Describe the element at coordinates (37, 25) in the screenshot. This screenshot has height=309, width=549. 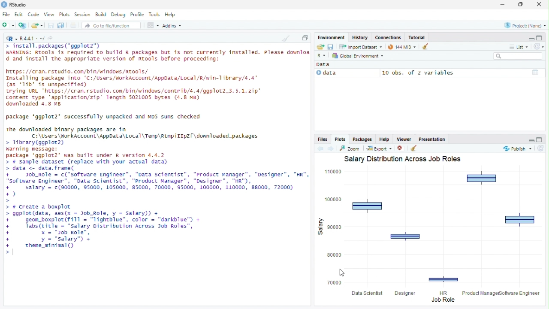
I see `Open an existing file` at that location.